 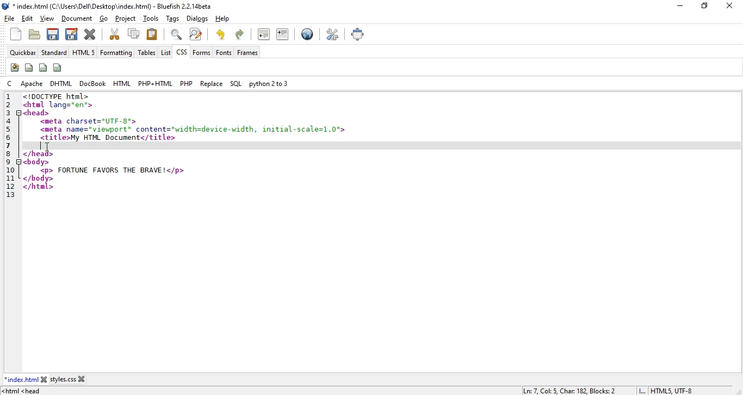 I want to click on cut, so click(x=115, y=34).